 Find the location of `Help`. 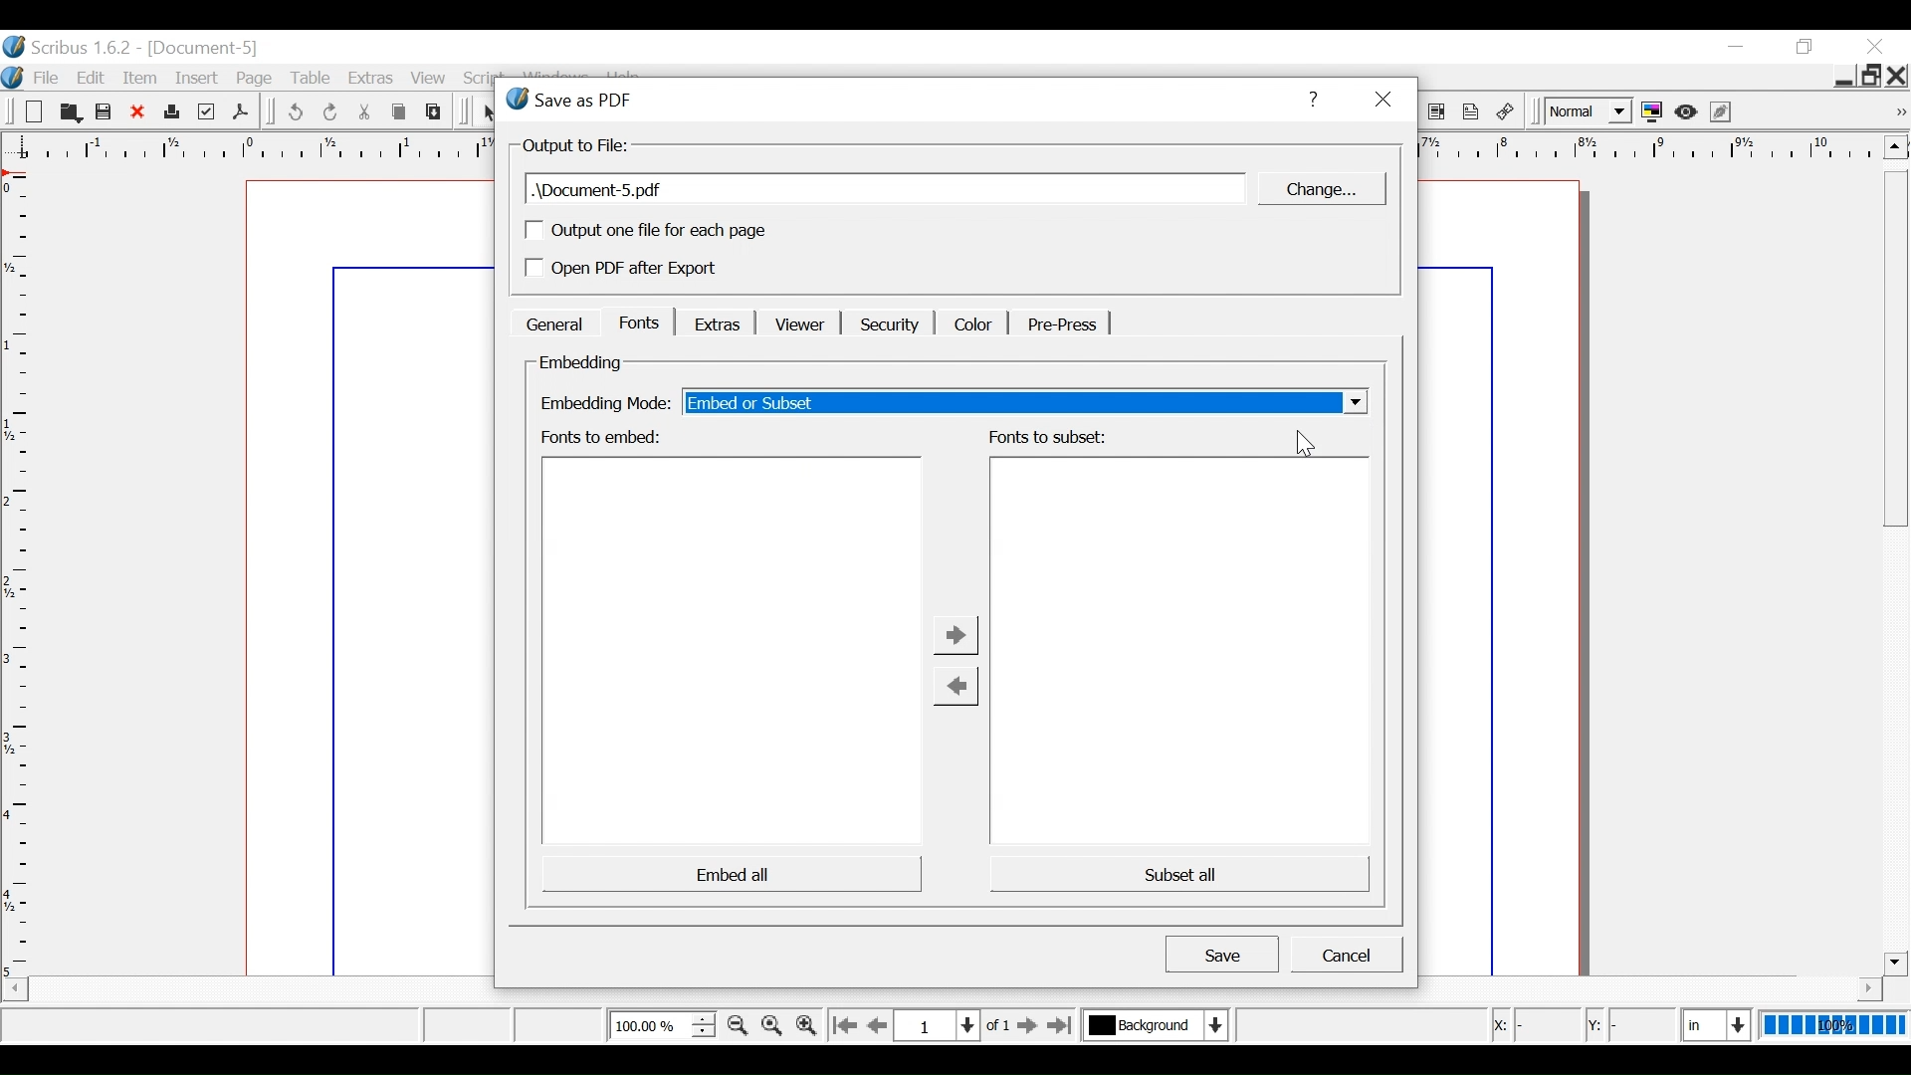

Help is located at coordinates (1311, 99).